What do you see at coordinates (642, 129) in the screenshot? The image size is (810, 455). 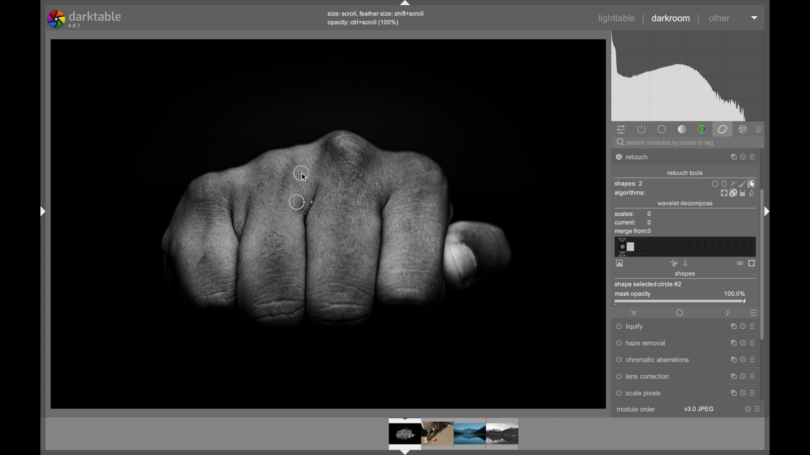 I see `show active modules only` at bounding box center [642, 129].